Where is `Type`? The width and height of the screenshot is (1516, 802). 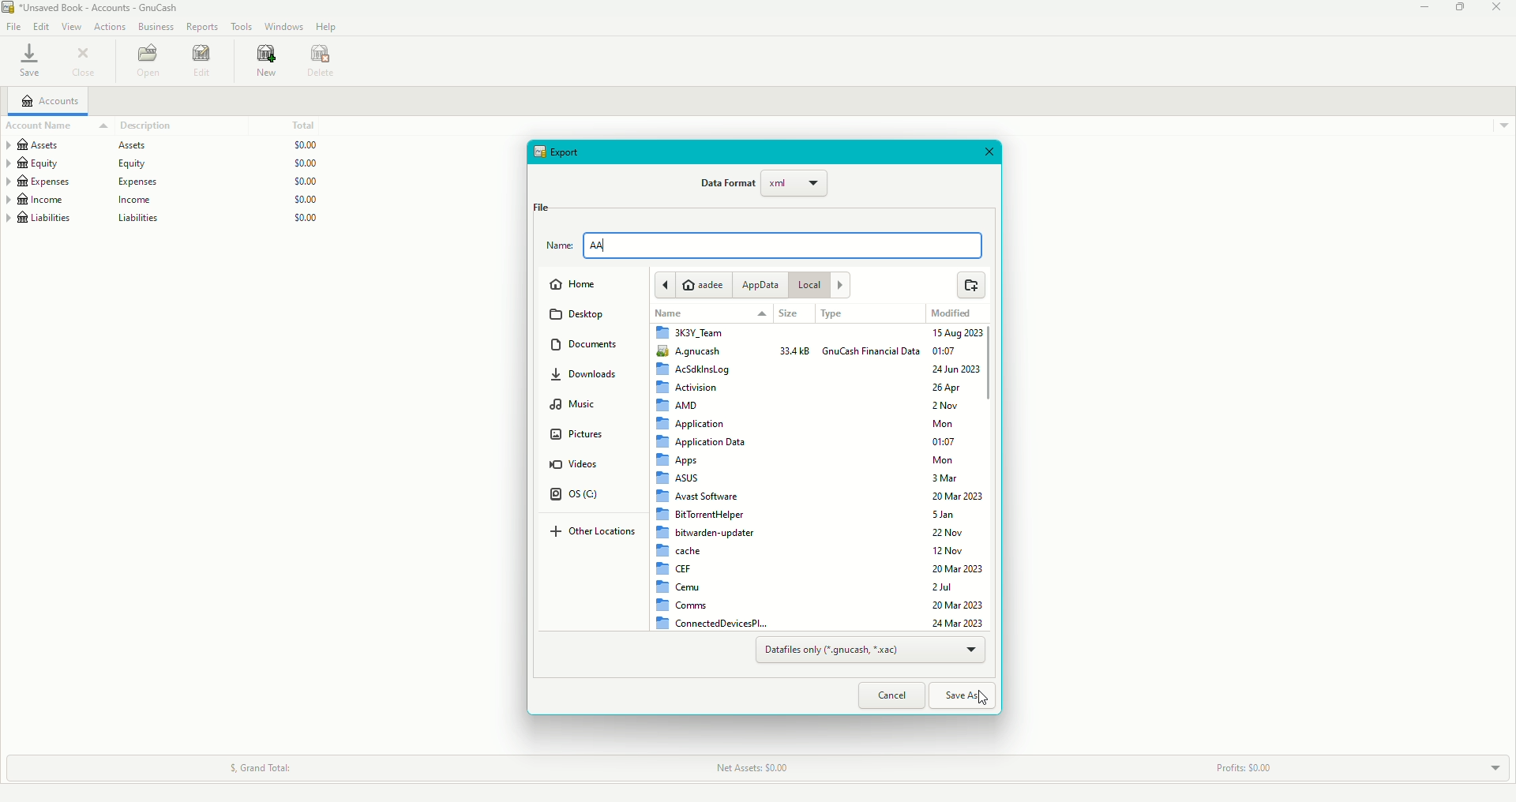 Type is located at coordinates (836, 315).